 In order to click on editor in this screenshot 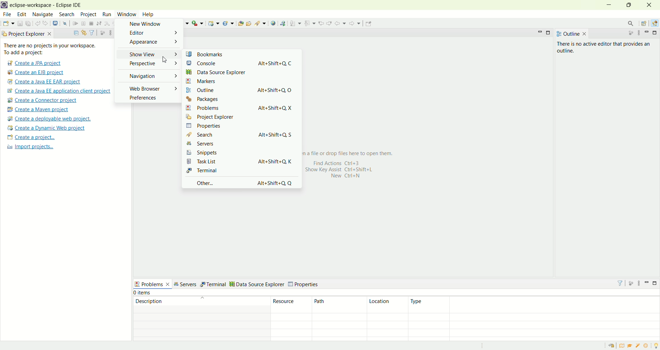, I will do `click(149, 35)`.